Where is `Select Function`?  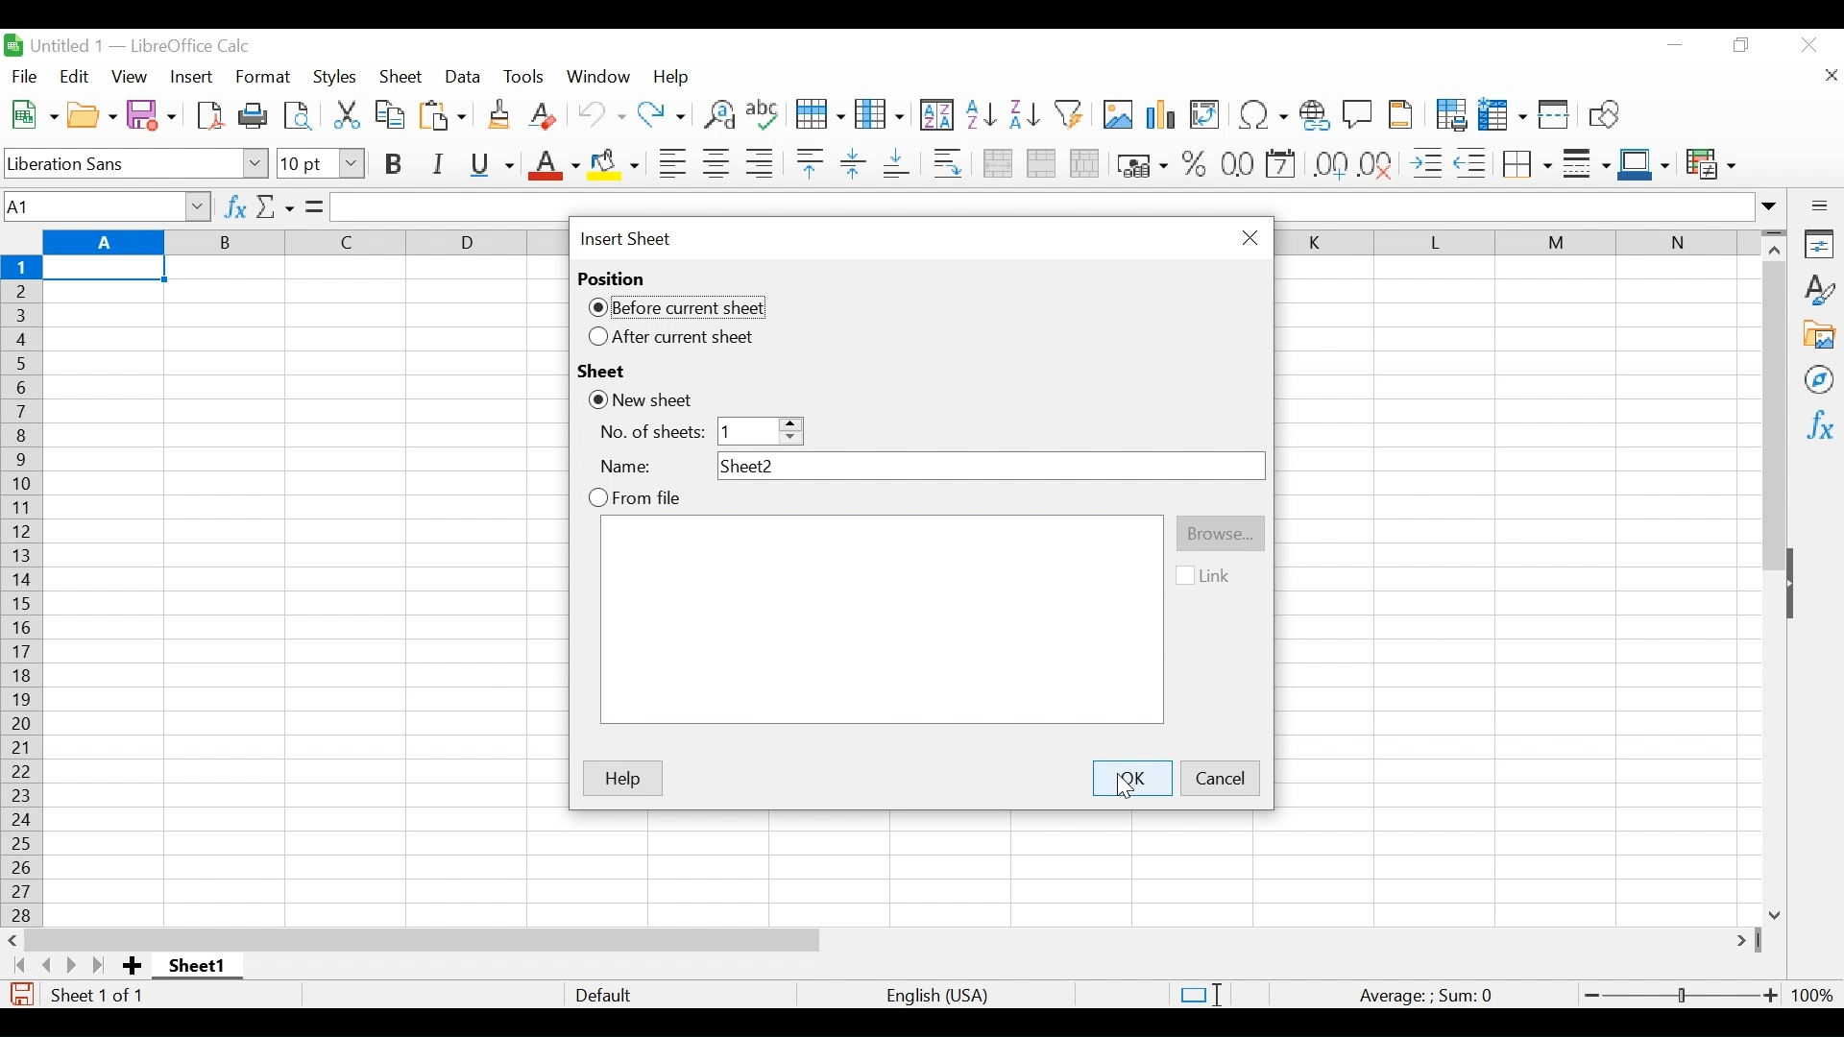
Select Function is located at coordinates (275, 206).